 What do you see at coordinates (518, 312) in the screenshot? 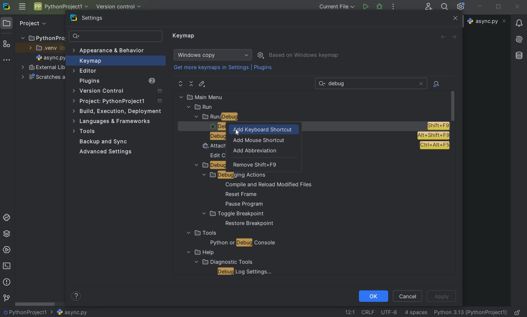
I see `make file readable only` at bounding box center [518, 312].